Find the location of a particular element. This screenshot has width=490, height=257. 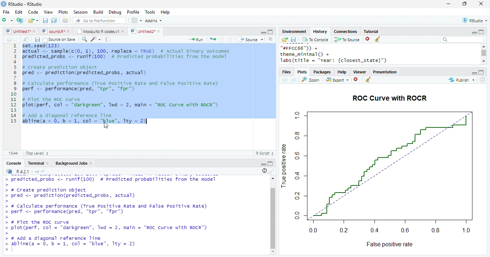

Code is located at coordinates (33, 12).